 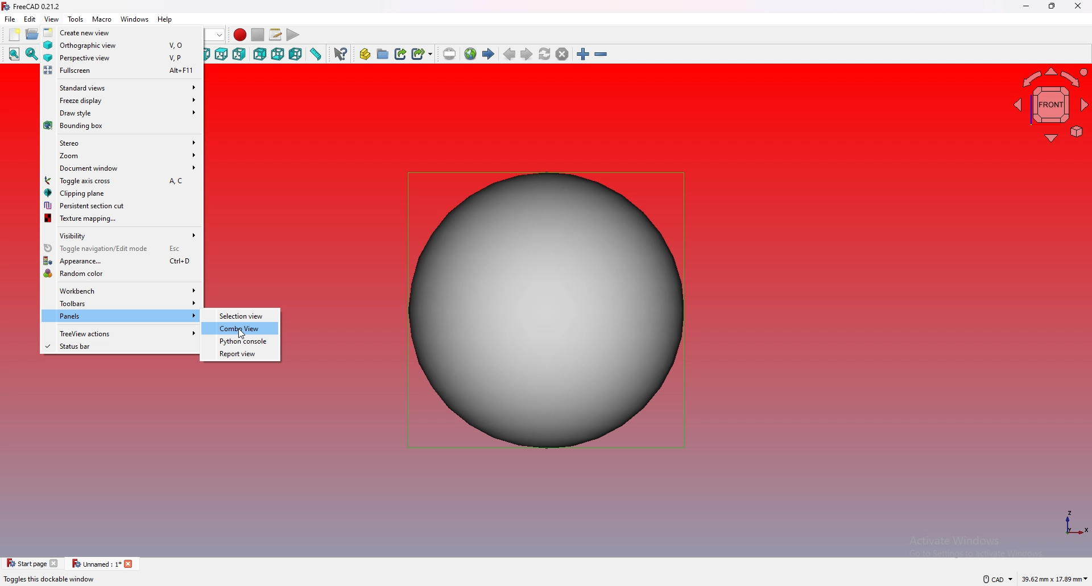 I want to click on left, so click(x=296, y=54).